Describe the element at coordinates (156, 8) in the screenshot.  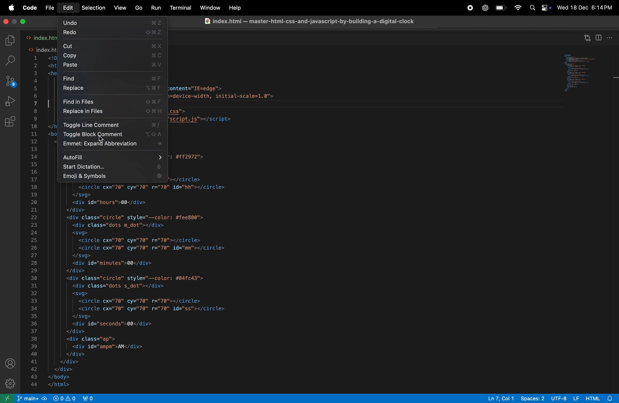
I see `run` at that location.